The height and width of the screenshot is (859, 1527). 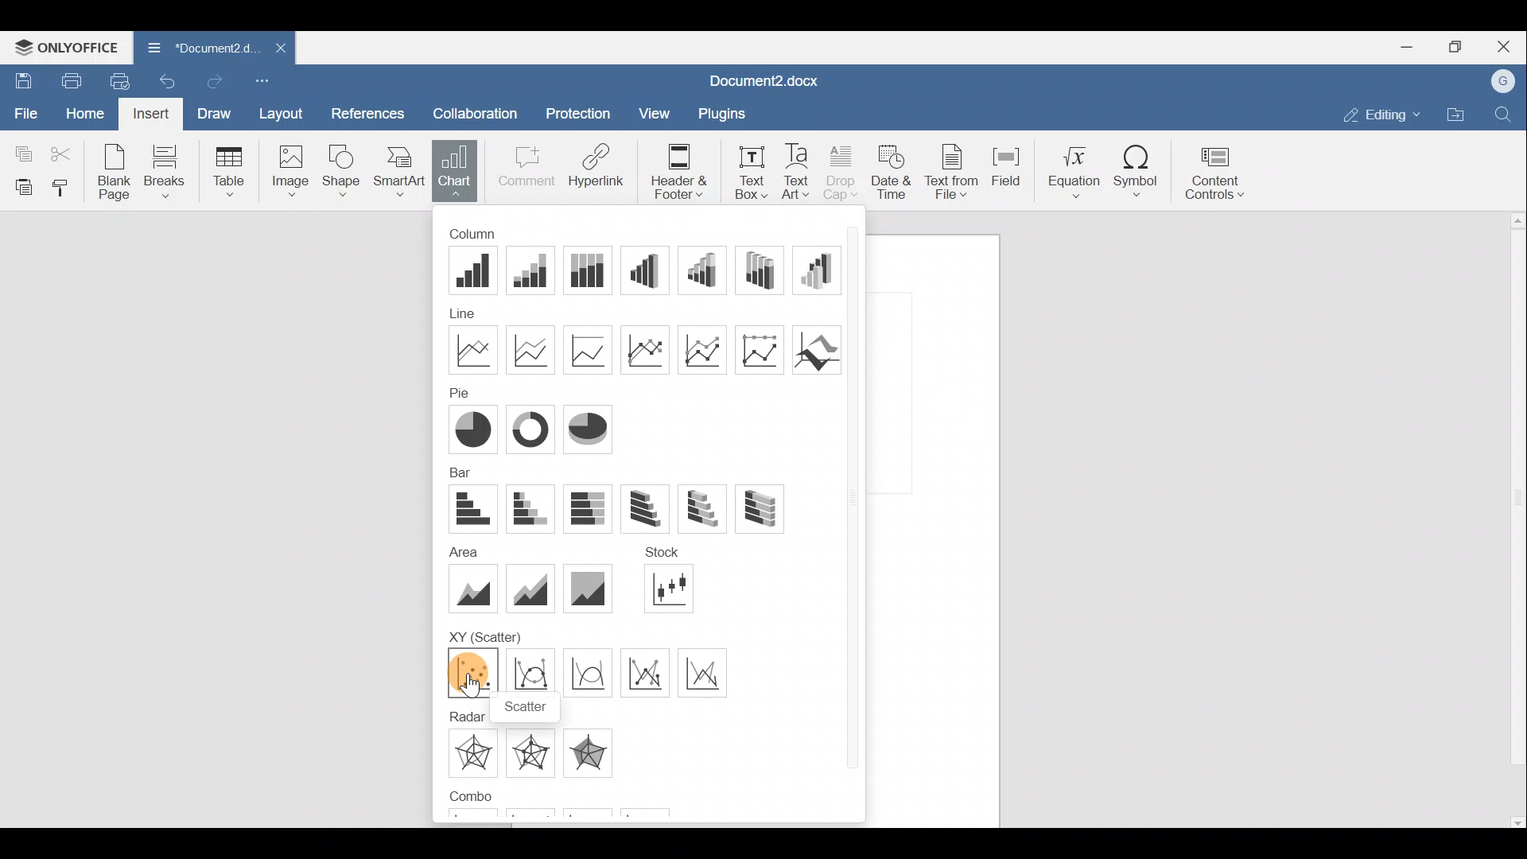 What do you see at coordinates (401, 173) in the screenshot?
I see `SmartArt` at bounding box center [401, 173].